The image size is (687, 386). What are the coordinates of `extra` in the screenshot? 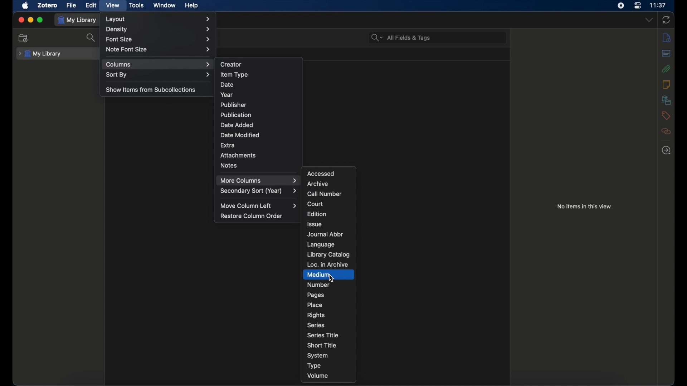 It's located at (228, 145).